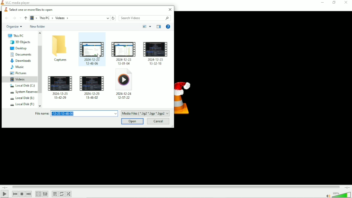 This screenshot has width=352, height=198. Describe the element at coordinates (347, 187) in the screenshot. I see `Total duration` at that location.